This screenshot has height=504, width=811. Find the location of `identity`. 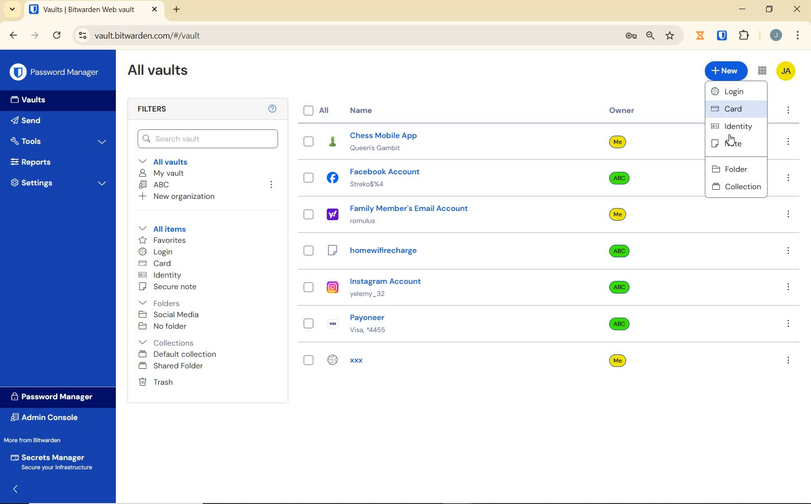

identity is located at coordinates (162, 275).